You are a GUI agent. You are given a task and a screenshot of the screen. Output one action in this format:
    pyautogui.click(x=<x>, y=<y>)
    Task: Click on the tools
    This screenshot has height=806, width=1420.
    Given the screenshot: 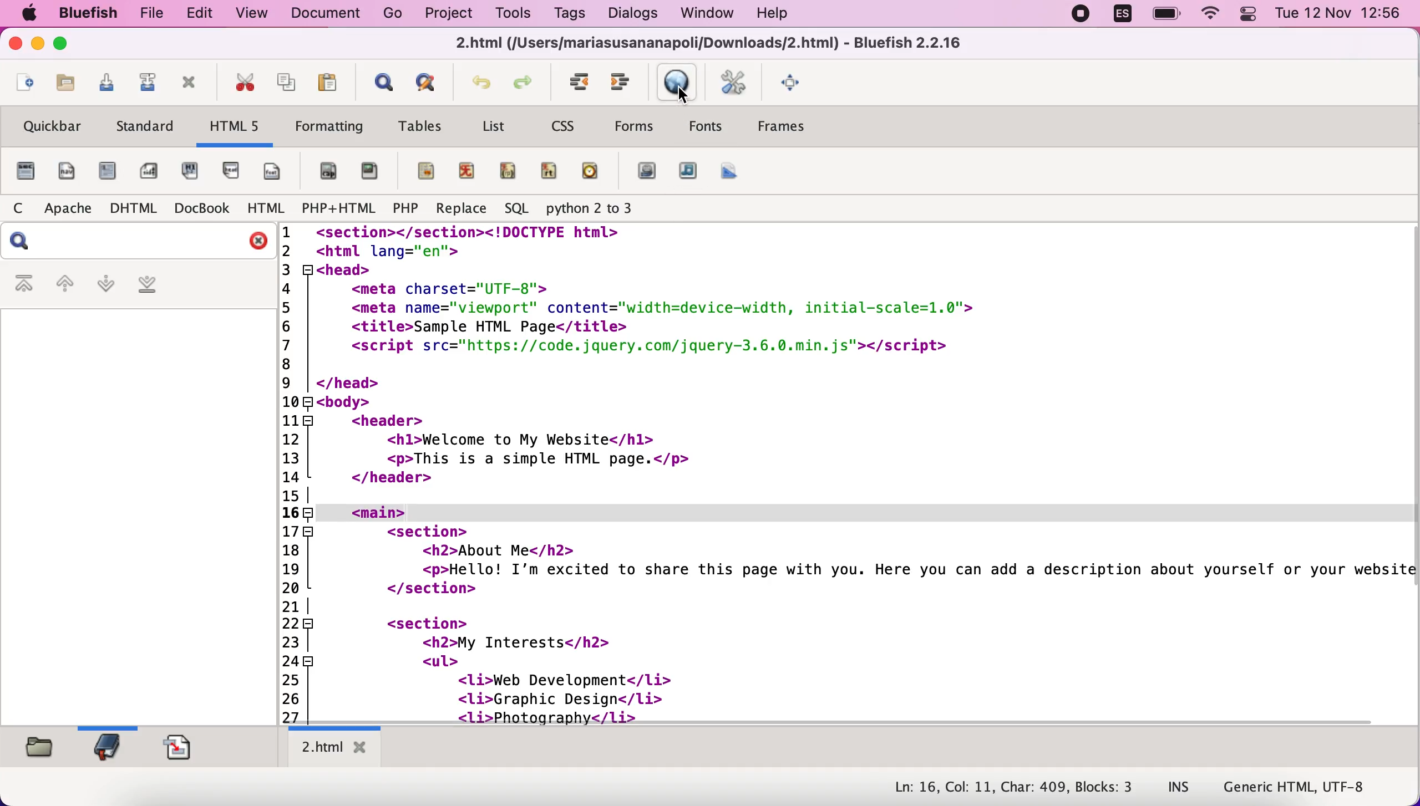 What is the action you would take?
    pyautogui.click(x=518, y=14)
    